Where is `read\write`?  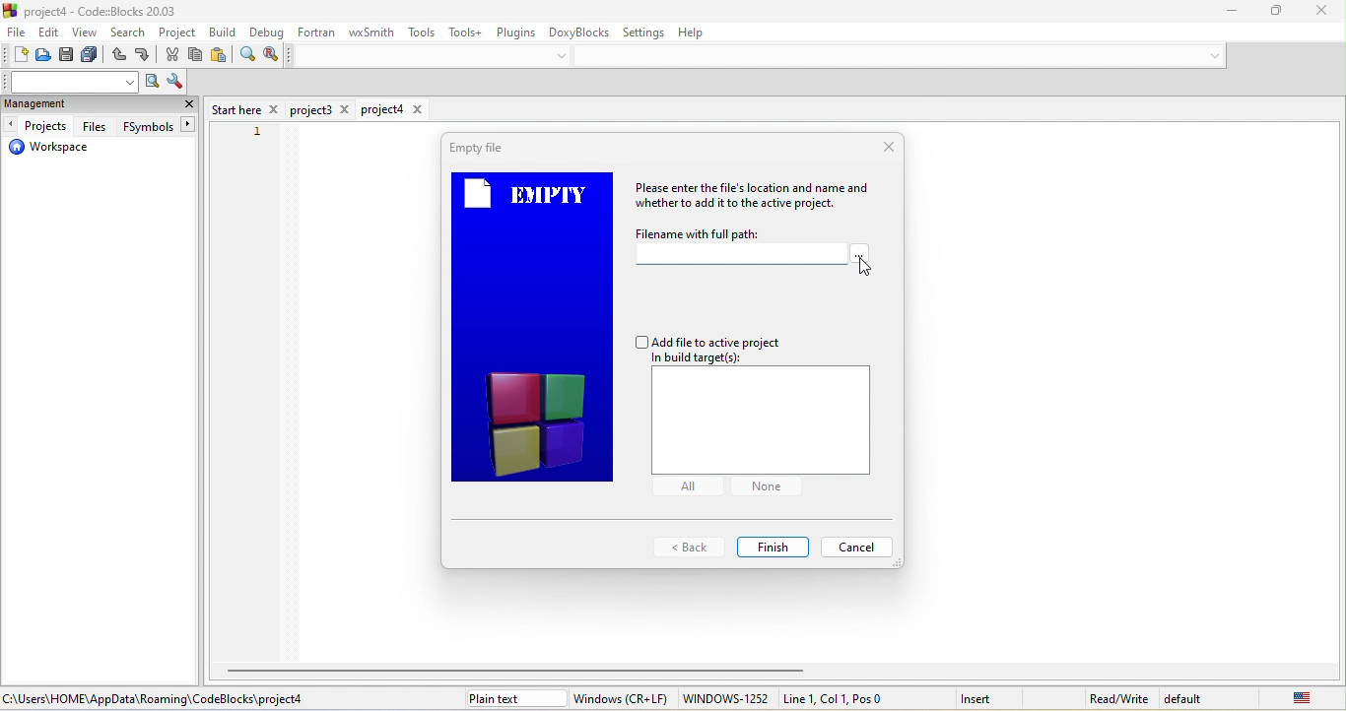
read\write is located at coordinates (1118, 695).